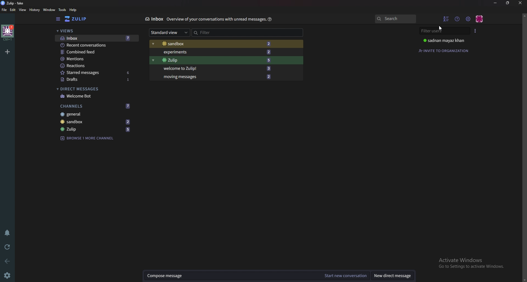 This screenshot has width=527, height=282. Describe the element at coordinates (234, 33) in the screenshot. I see `Filter` at that location.